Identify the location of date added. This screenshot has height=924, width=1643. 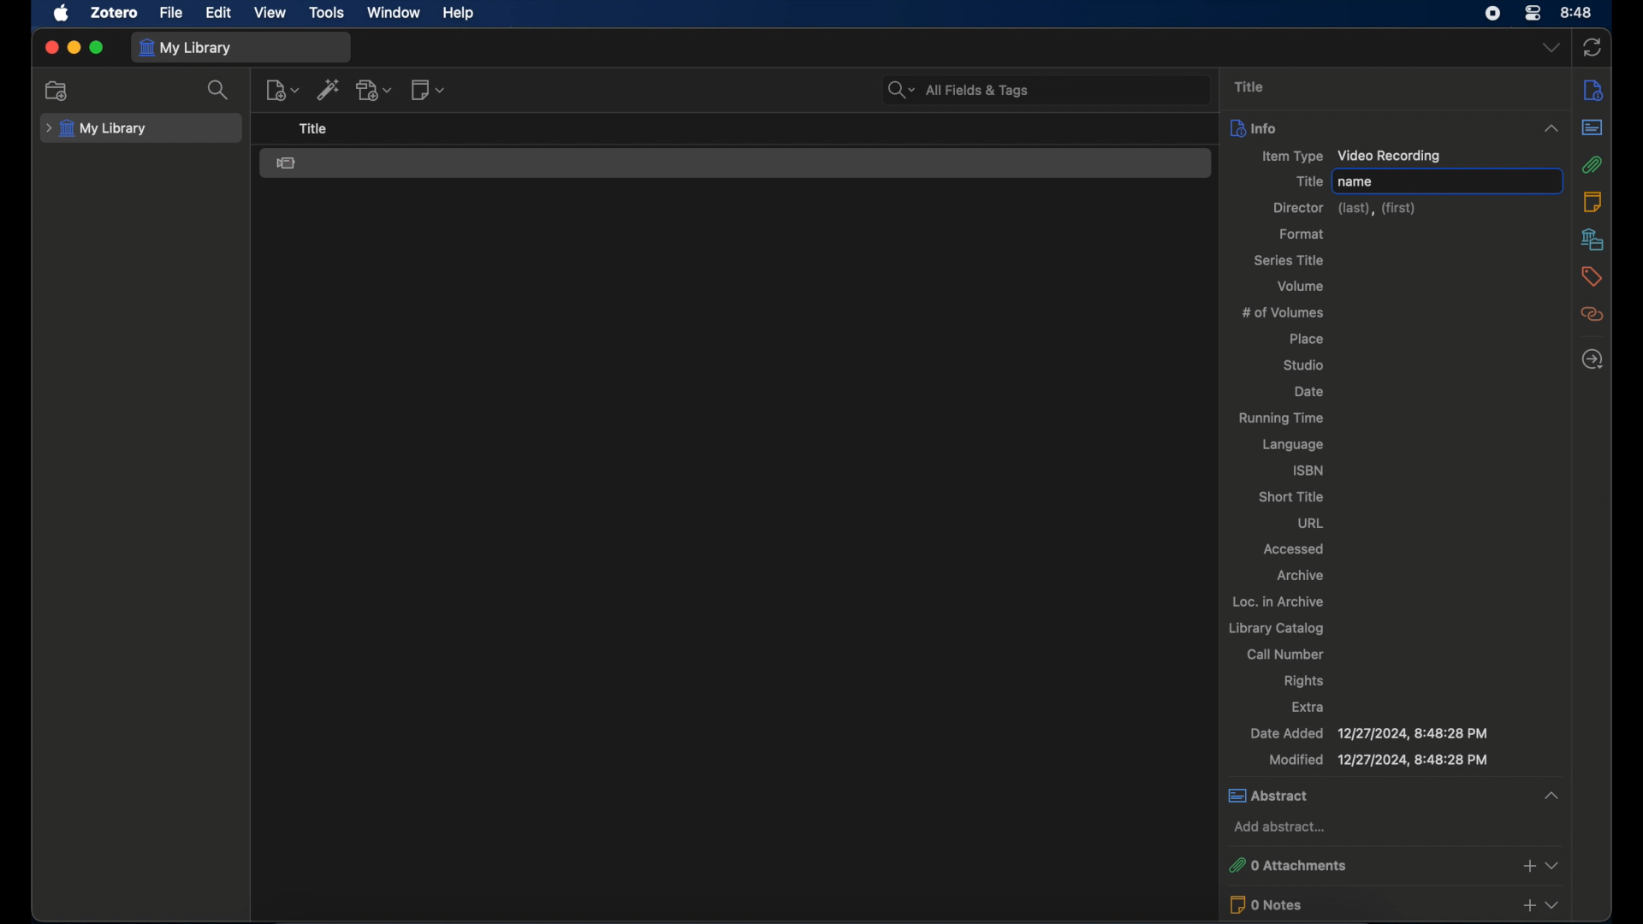
(1367, 733).